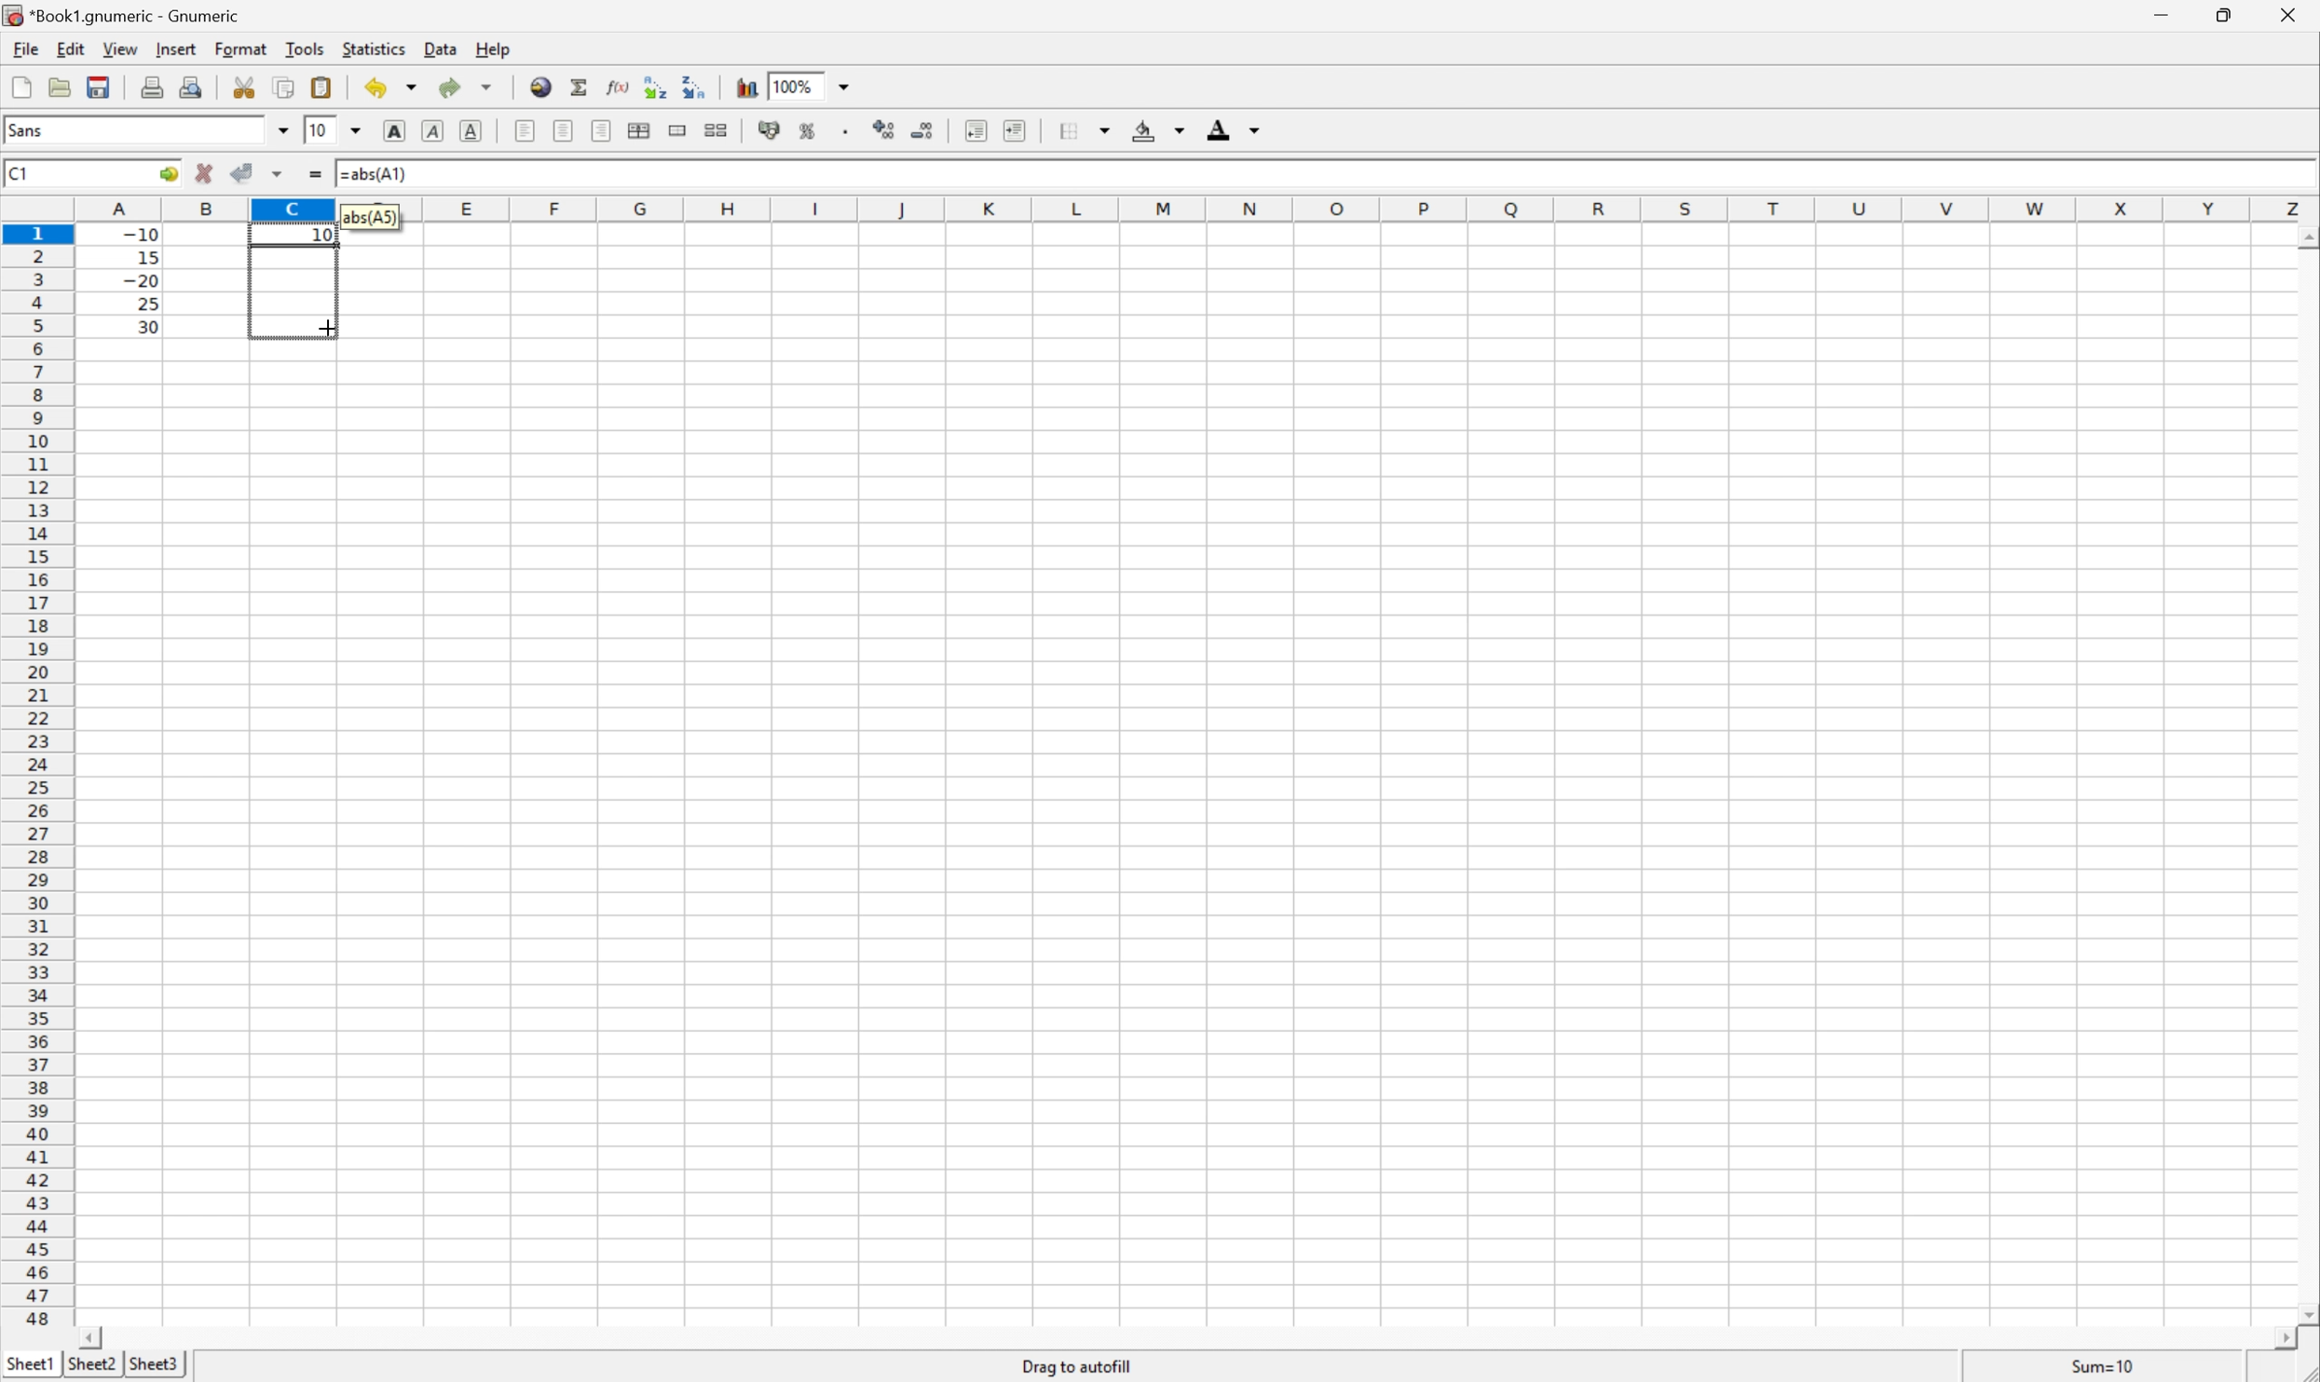  What do you see at coordinates (565, 130) in the screenshot?
I see `center horizontally` at bounding box center [565, 130].